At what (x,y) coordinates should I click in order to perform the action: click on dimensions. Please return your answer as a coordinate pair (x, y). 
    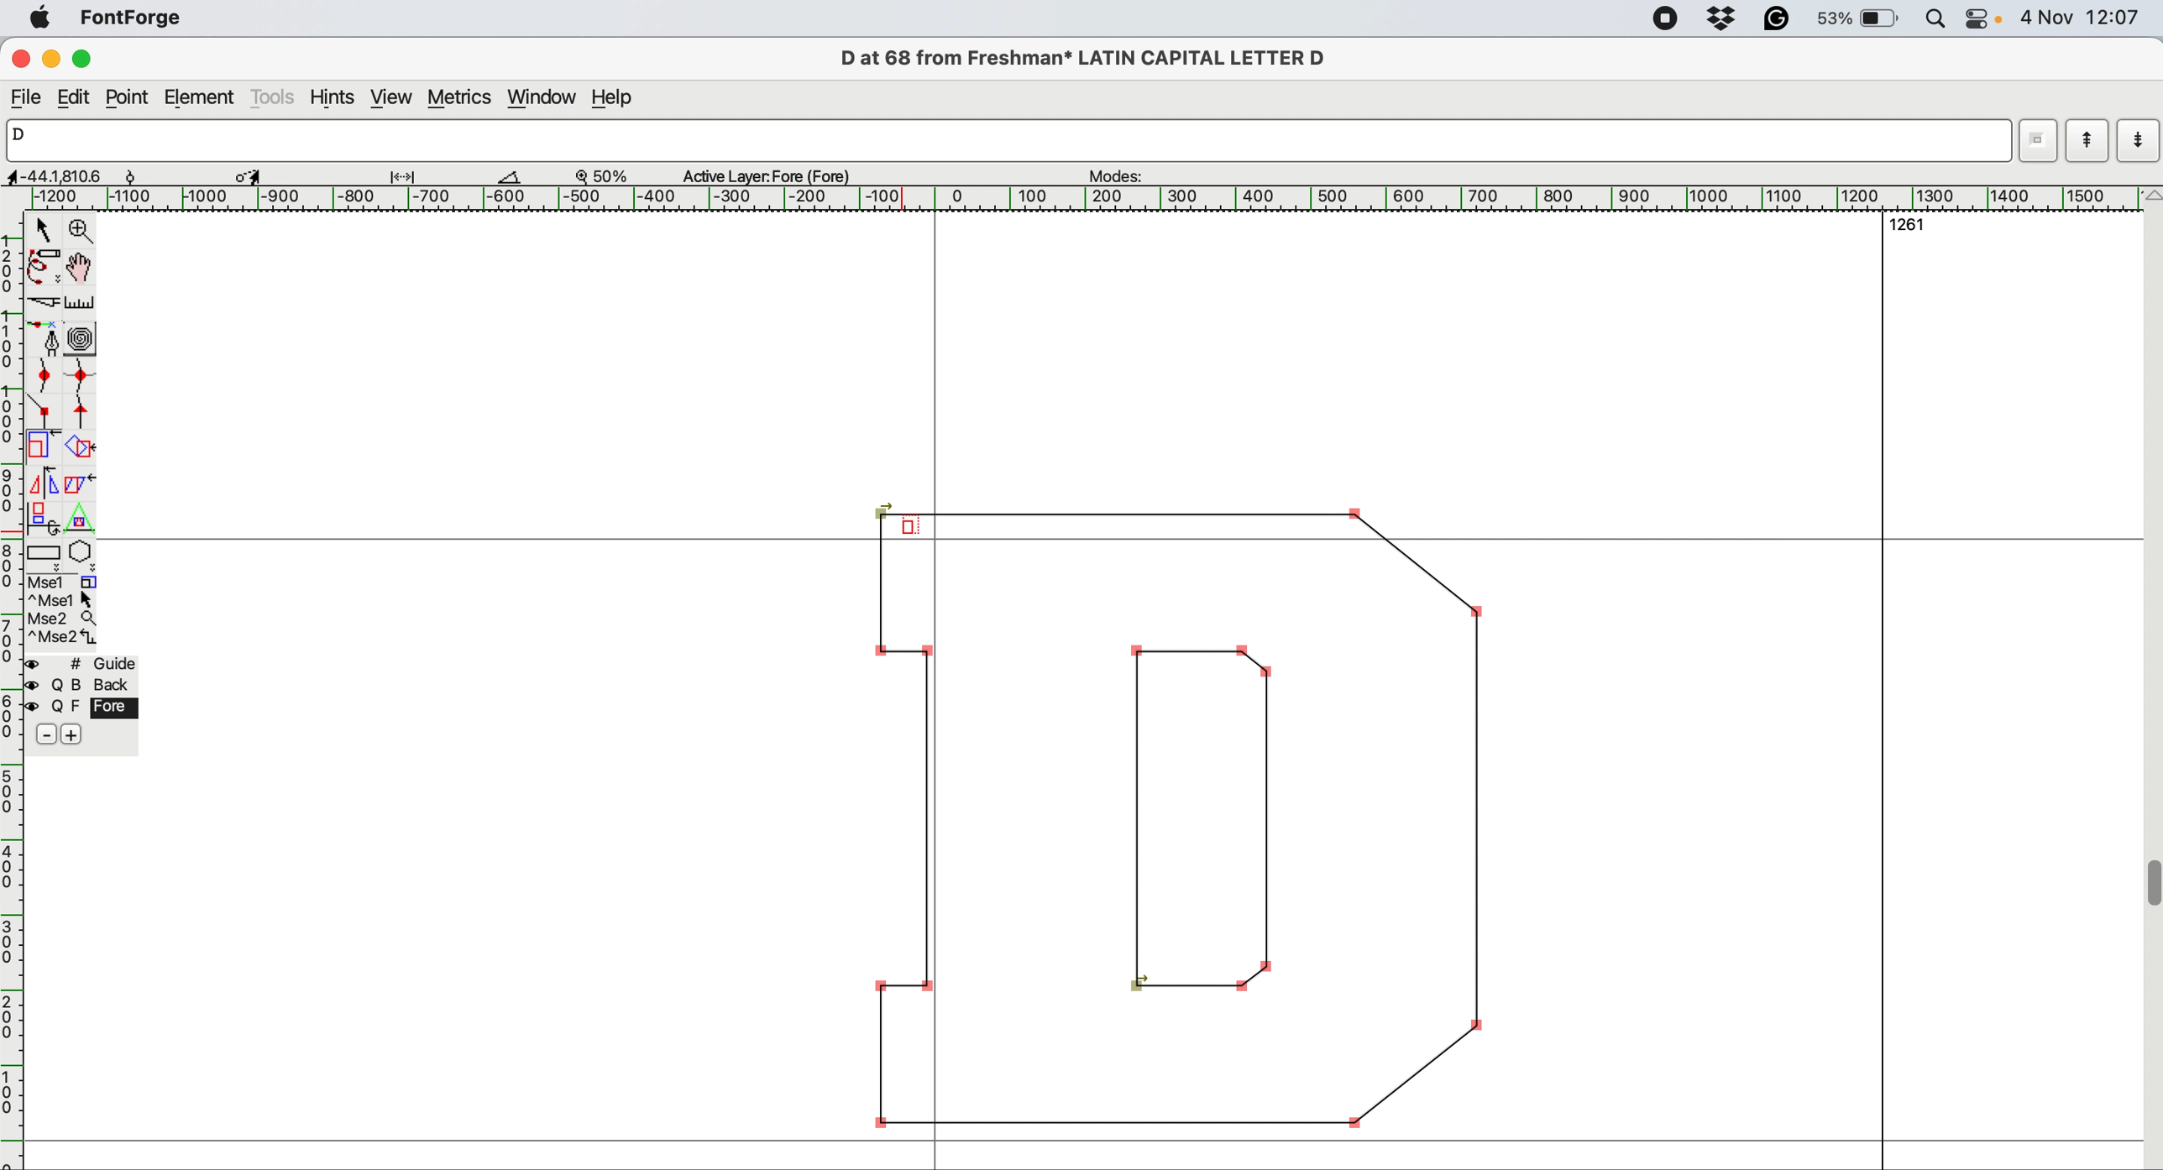
    Looking at the image, I should click on (245, 175).